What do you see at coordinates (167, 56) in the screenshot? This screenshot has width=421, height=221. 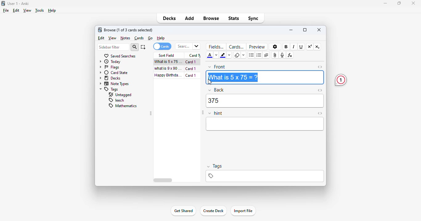 I see `sort field` at bounding box center [167, 56].